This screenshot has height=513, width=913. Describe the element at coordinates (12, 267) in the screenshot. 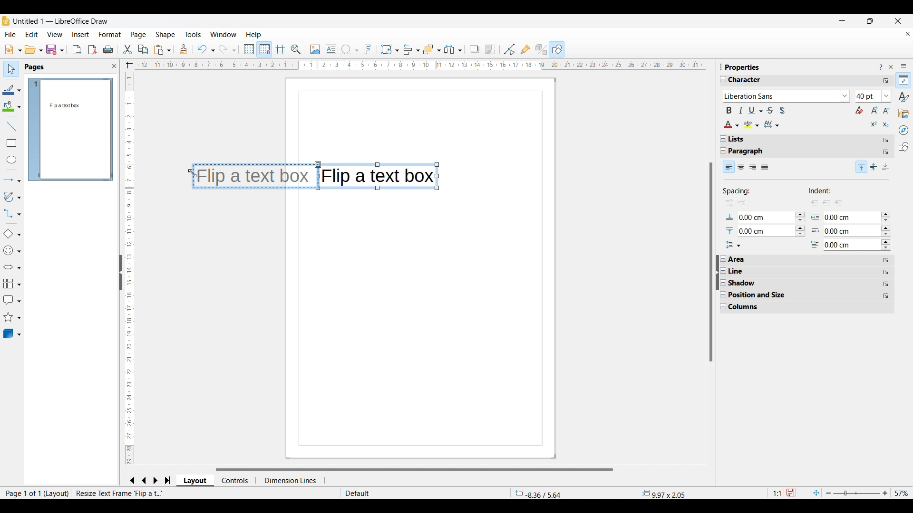

I see `Block arrow options` at that location.